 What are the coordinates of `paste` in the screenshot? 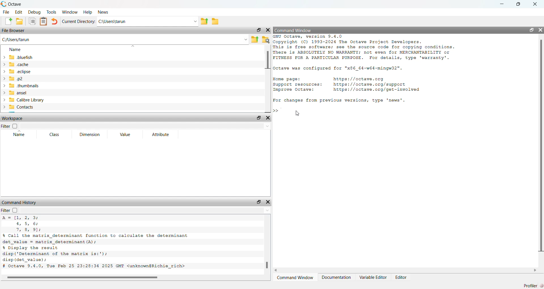 It's located at (43, 22).